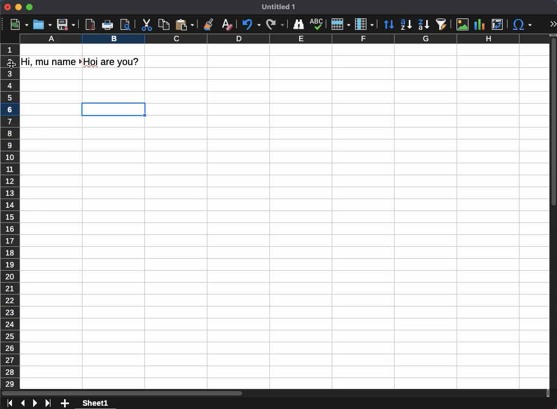 The height and width of the screenshot is (409, 557). I want to click on cursor, so click(12, 65).